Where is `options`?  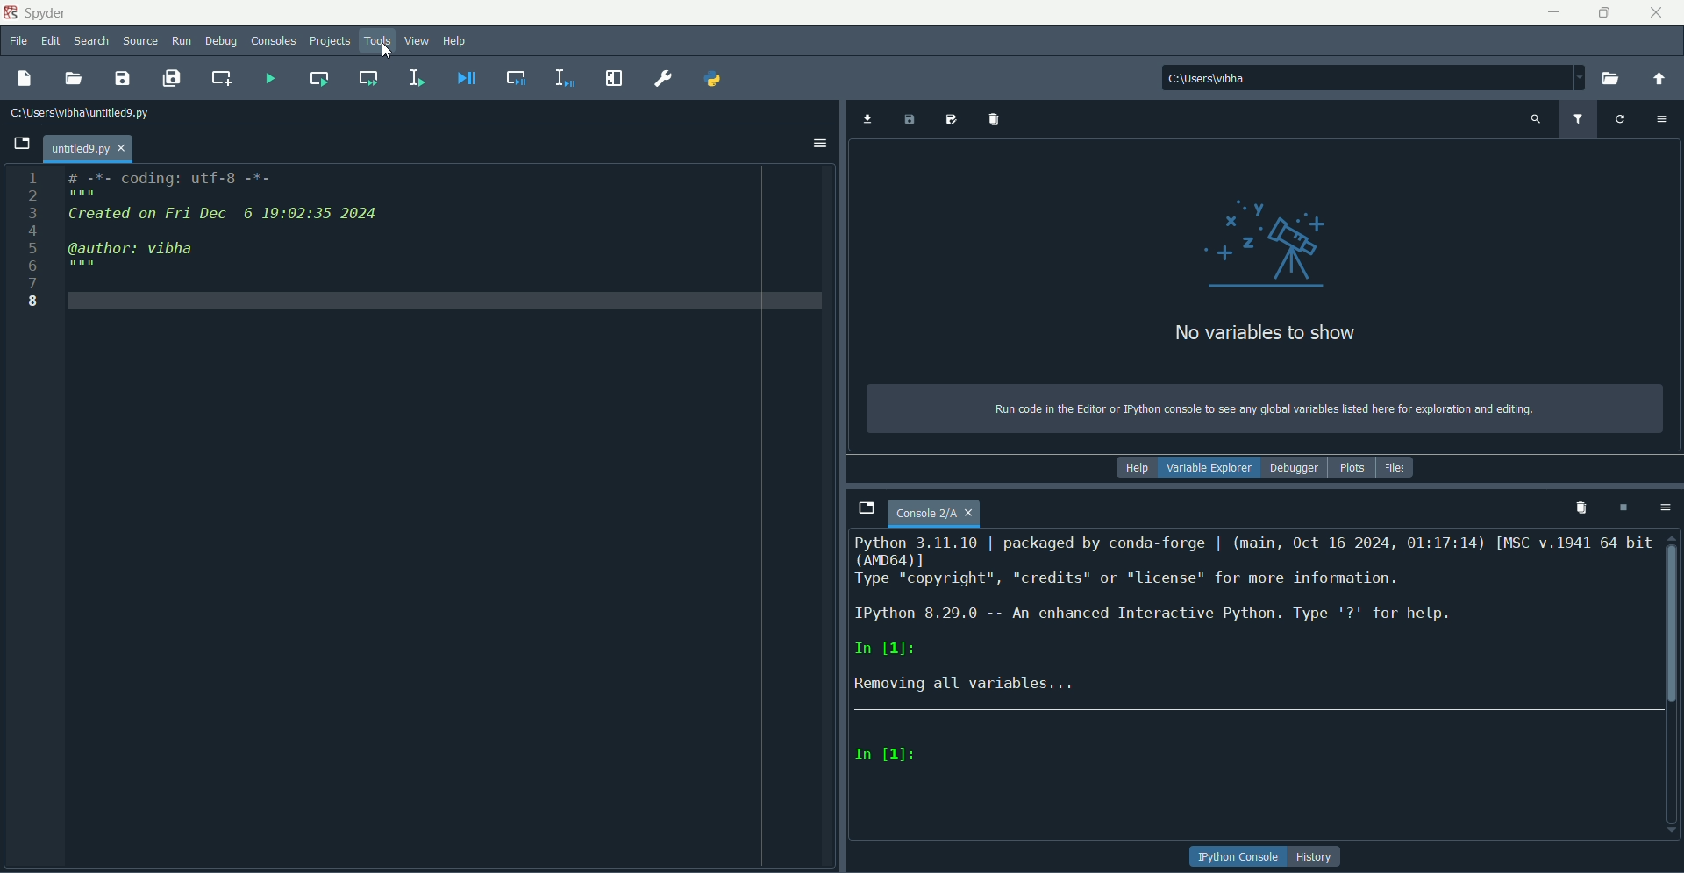
options is located at coordinates (820, 145).